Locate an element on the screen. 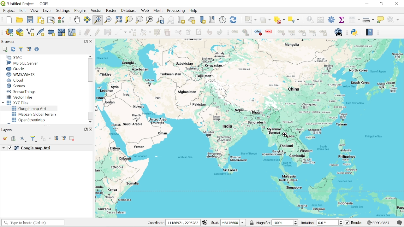 This screenshot has width=404, height=227. OpenStreetMap is located at coordinates (29, 120).